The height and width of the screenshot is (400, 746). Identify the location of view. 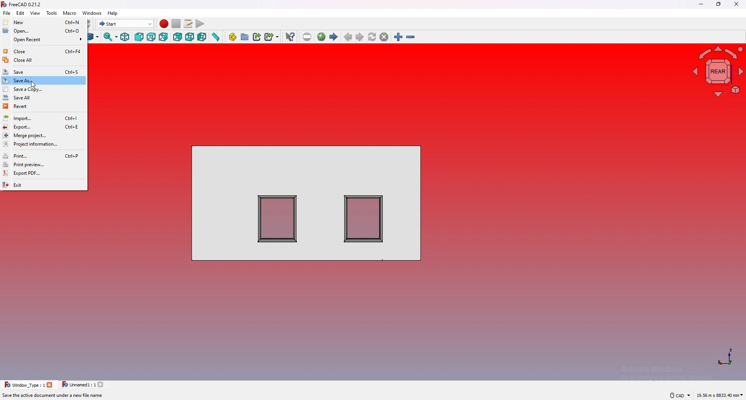
(35, 13).